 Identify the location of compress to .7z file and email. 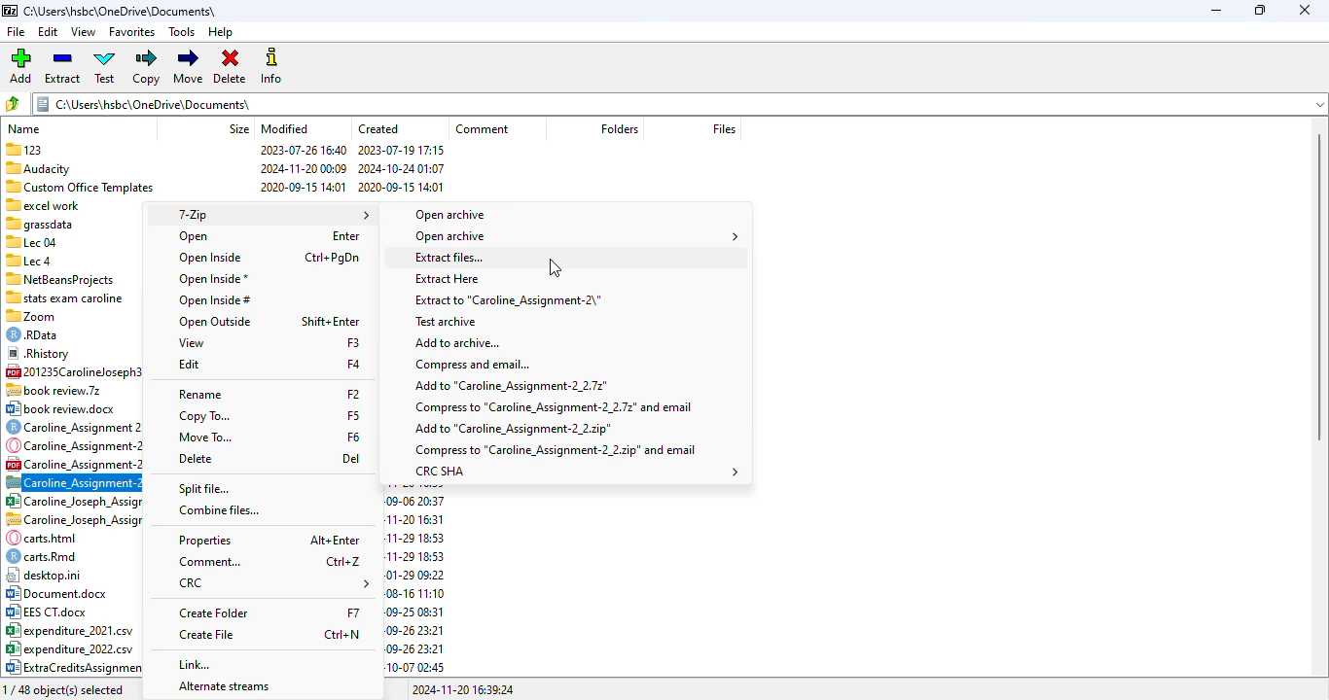
(552, 407).